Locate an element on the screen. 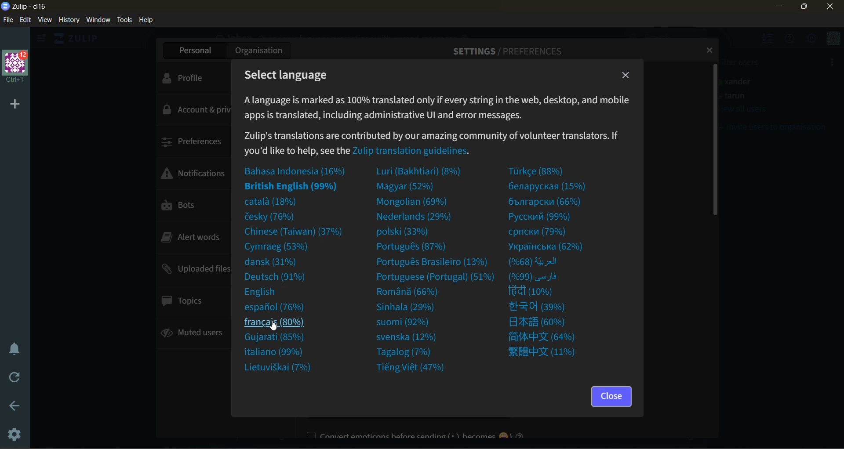 The height and width of the screenshot is (449, 844). close is located at coordinates (834, 7).